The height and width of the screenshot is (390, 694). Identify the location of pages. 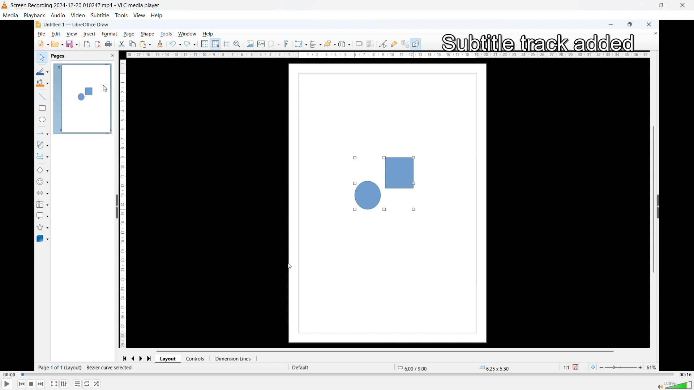
(59, 57).